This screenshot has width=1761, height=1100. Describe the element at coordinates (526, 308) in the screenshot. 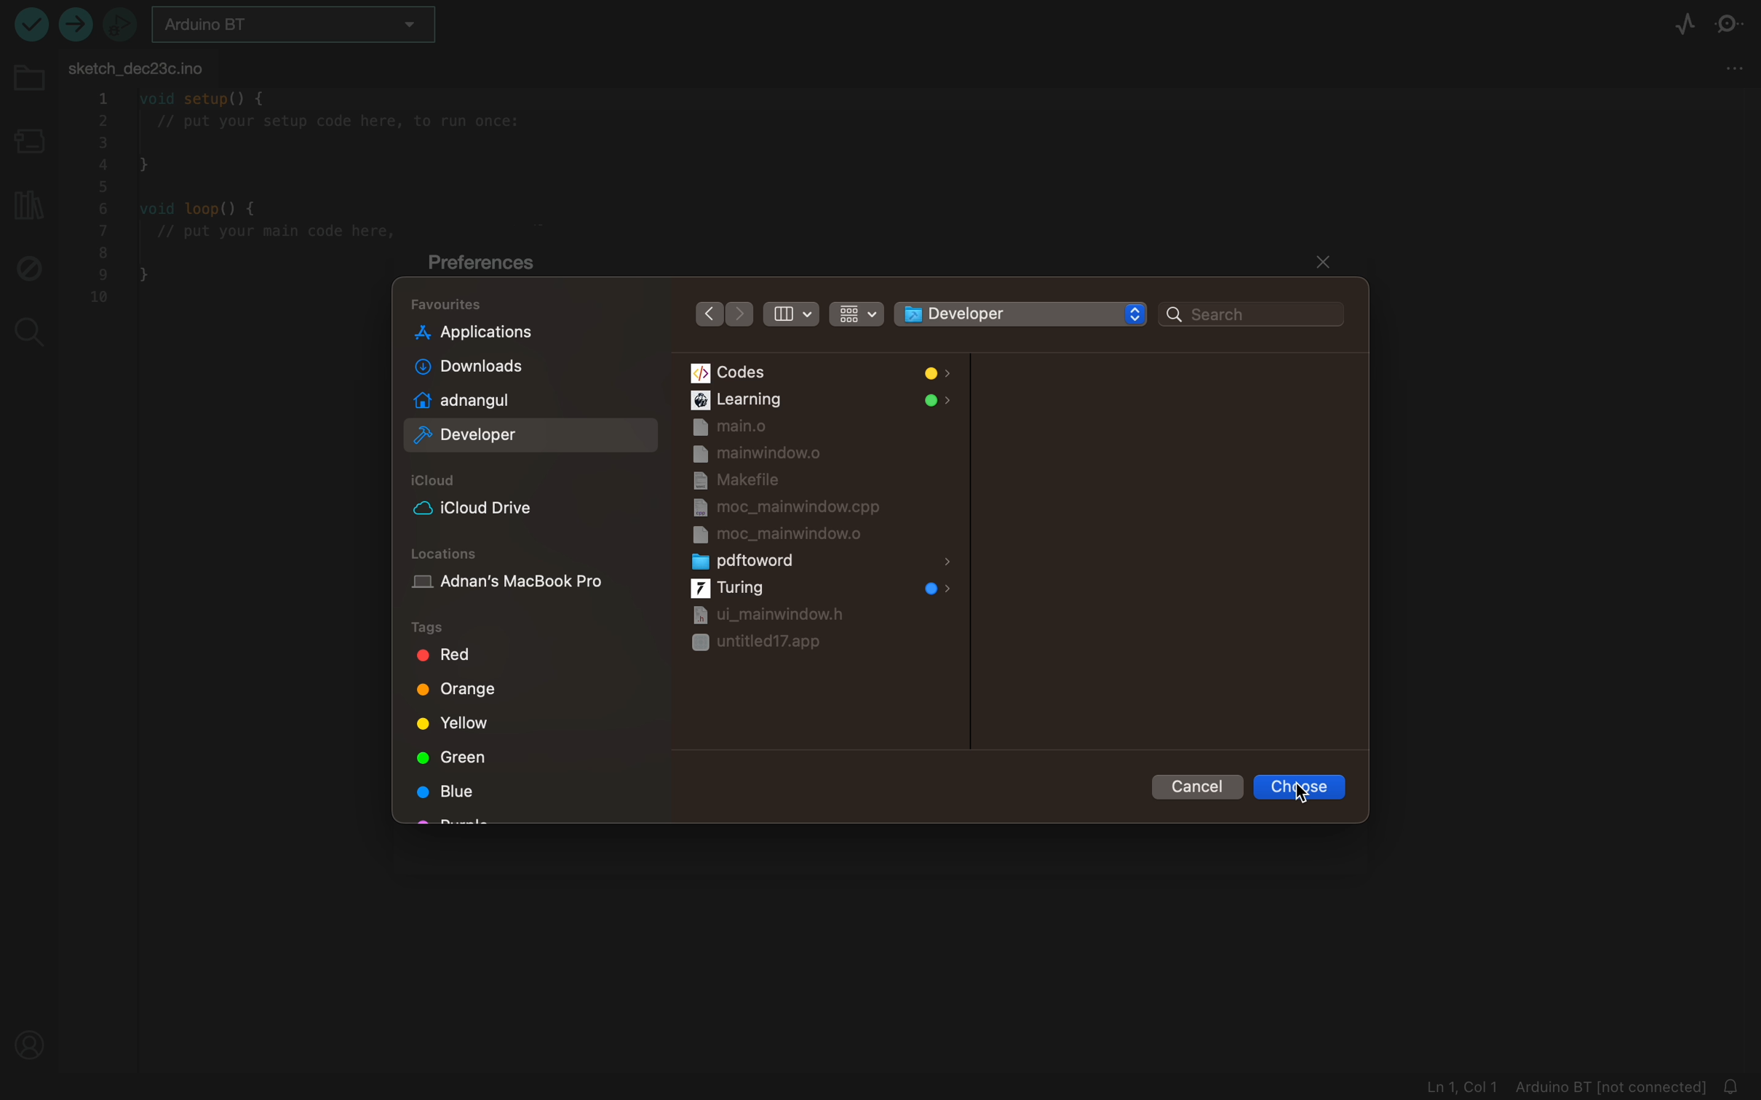

I see `folders` at that location.